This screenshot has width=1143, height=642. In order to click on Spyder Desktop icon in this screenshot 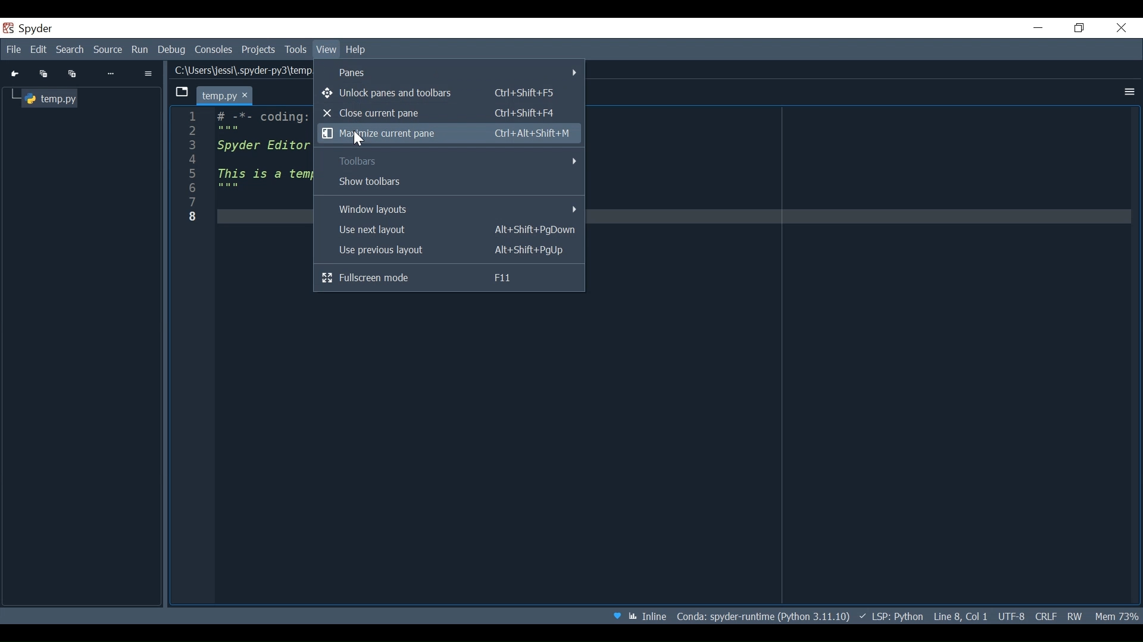, I will do `click(29, 28)`.